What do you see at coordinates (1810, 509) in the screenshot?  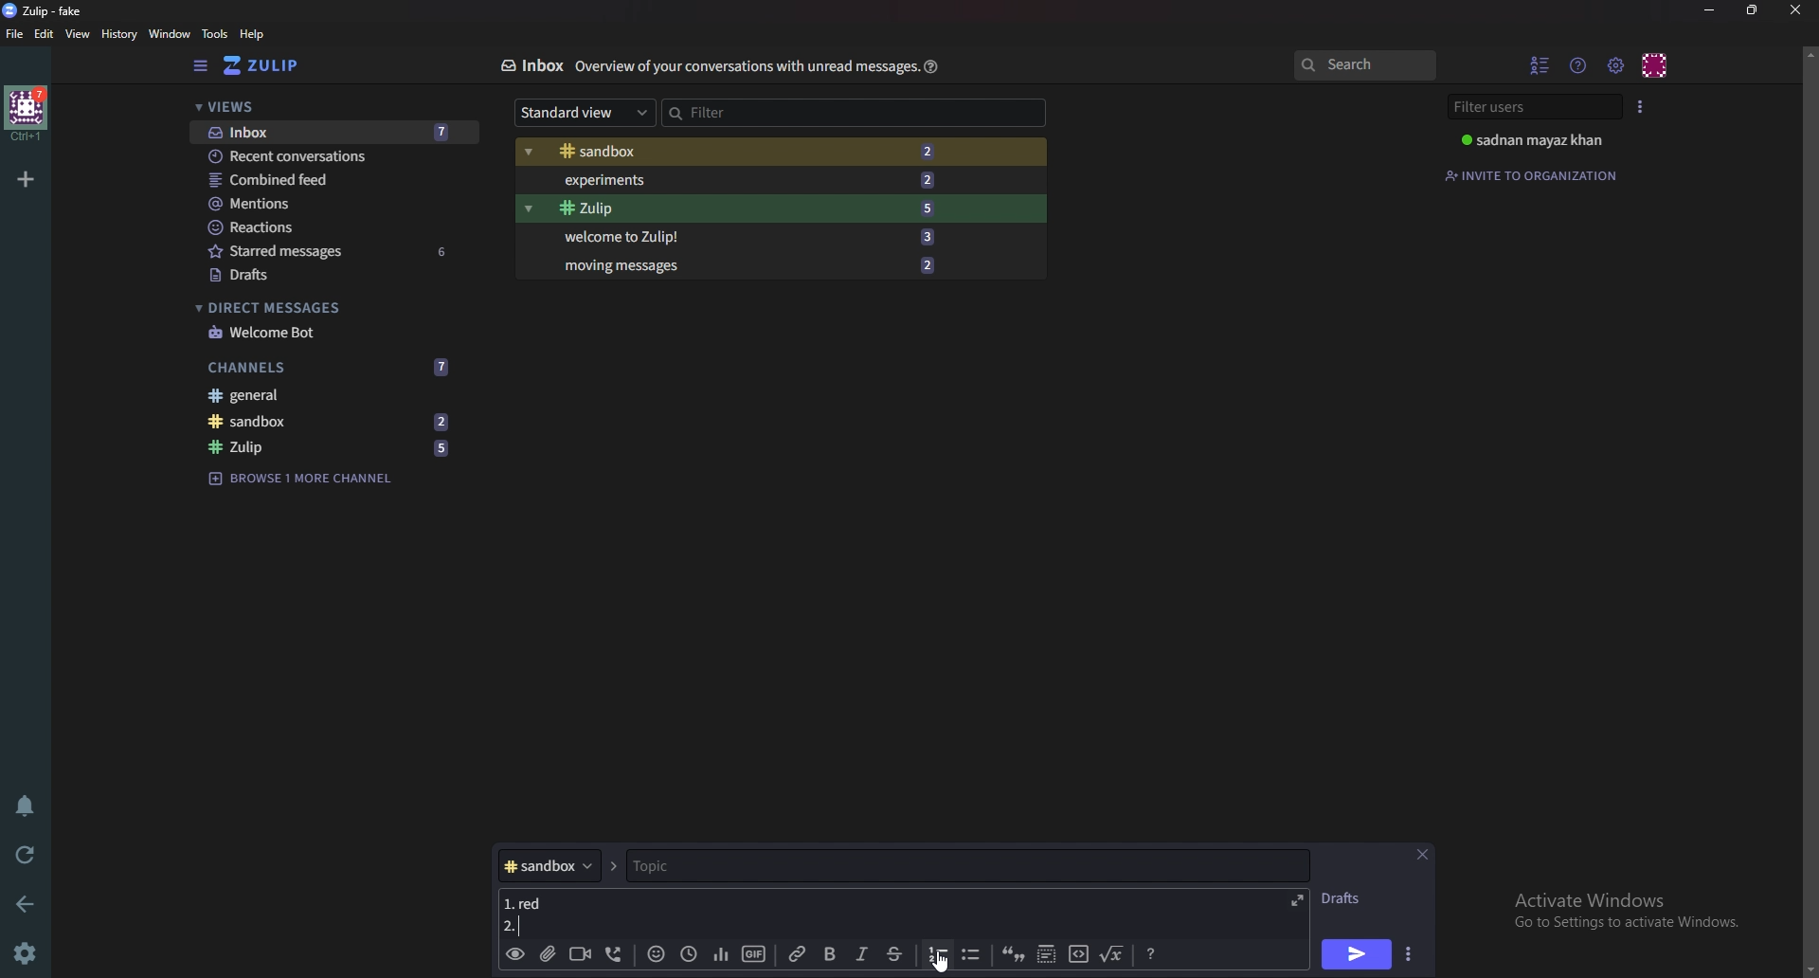 I see `scroll bar` at bounding box center [1810, 509].